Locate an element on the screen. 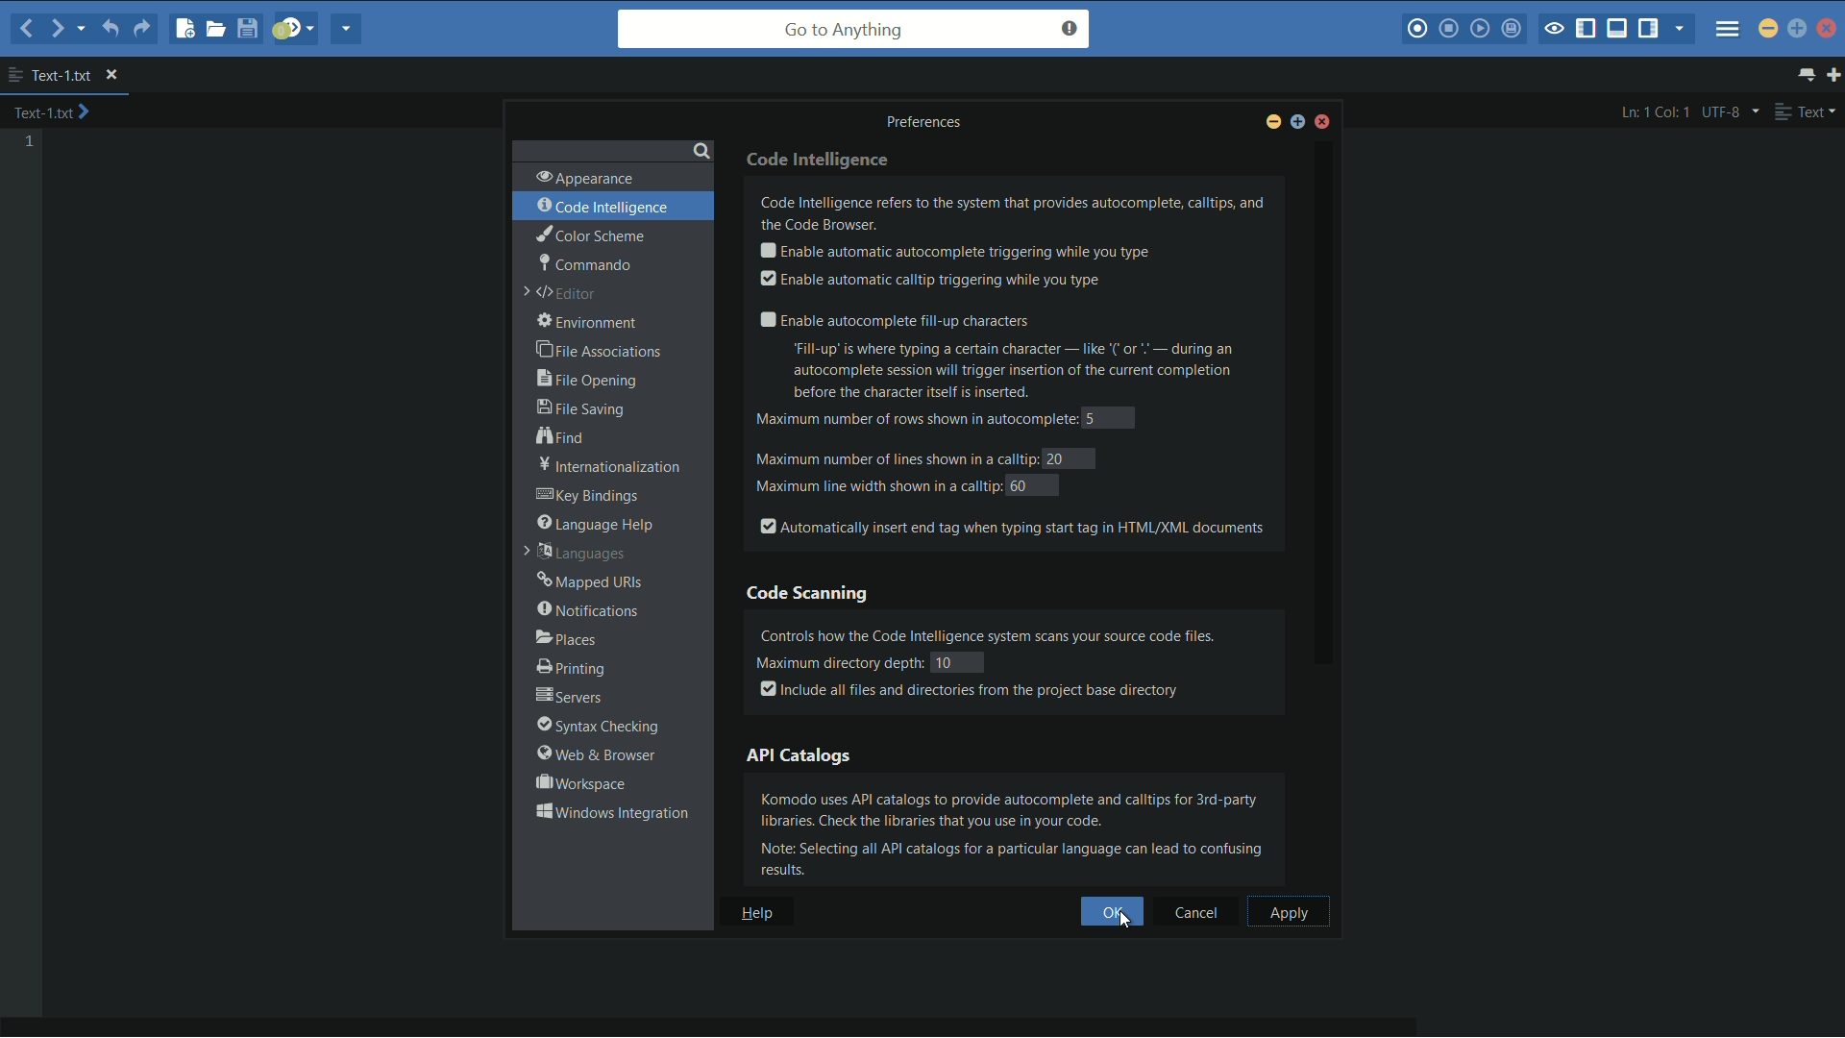 This screenshot has height=1038, width=1845. UTF-8 is located at coordinates (1728, 111).